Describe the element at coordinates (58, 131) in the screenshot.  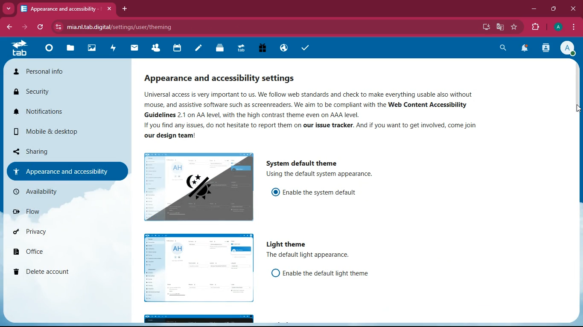
I see `mobile` at that location.